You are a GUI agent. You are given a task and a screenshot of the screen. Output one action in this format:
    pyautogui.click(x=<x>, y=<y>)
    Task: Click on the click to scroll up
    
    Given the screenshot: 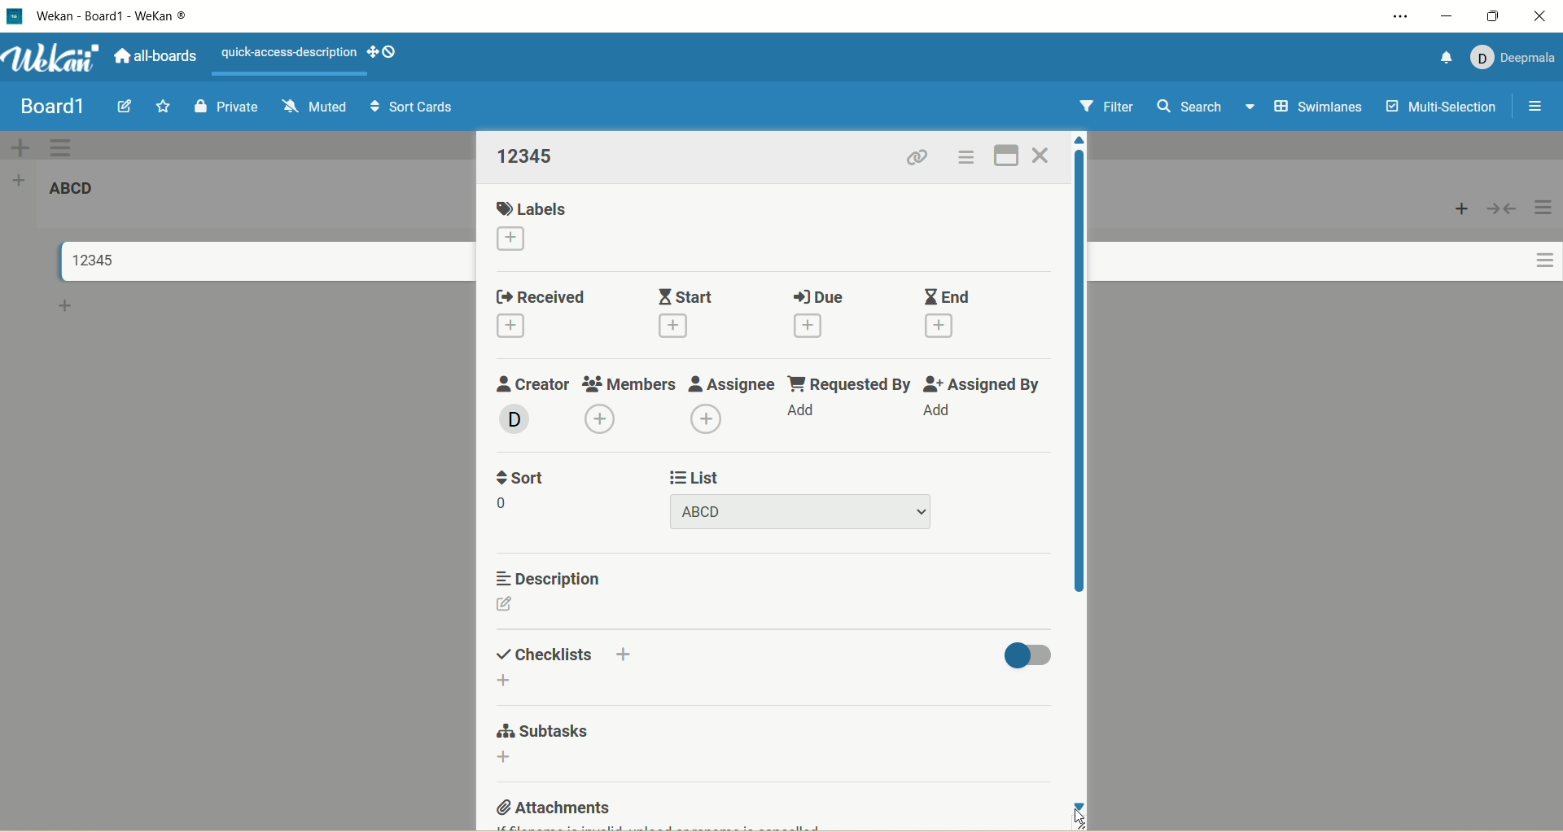 What is the action you would take?
    pyautogui.click(x=1083, y=144)
    